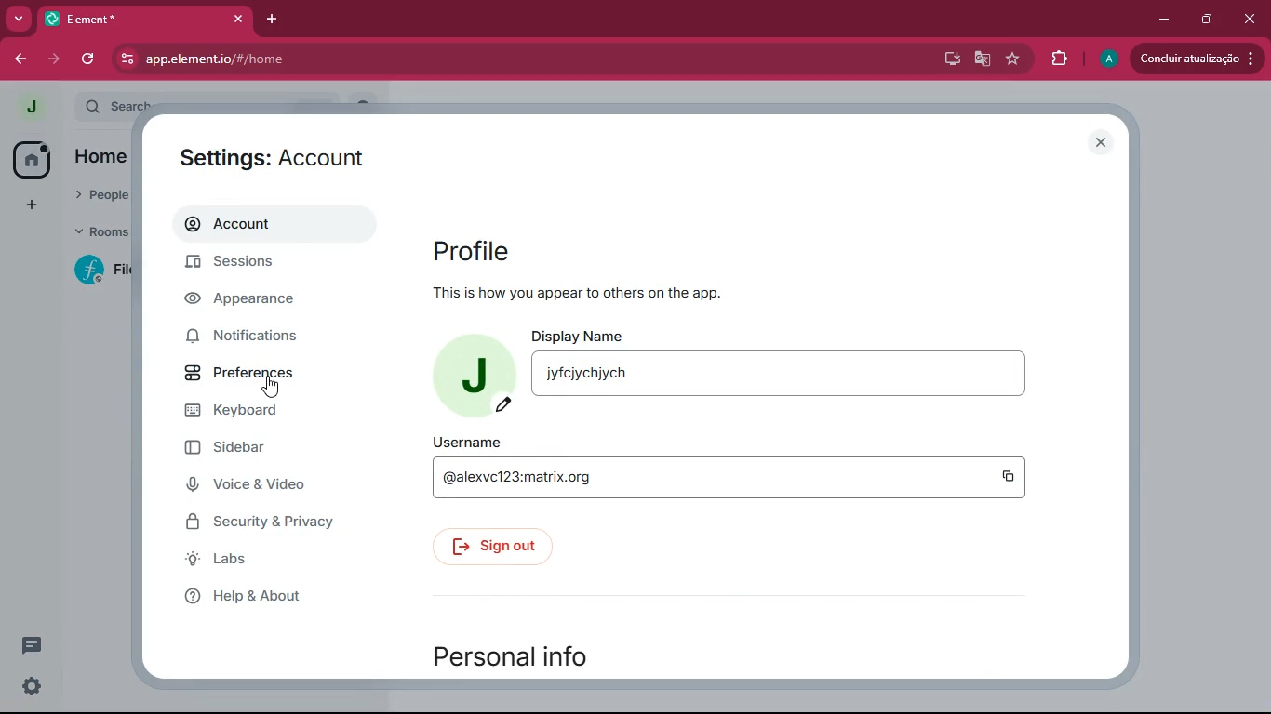 This screenshot has width=1271, height=714. What do you see at coordinates (470, 371) in the screenshot?
I see `profile picture` at bounding box center [470, 371].